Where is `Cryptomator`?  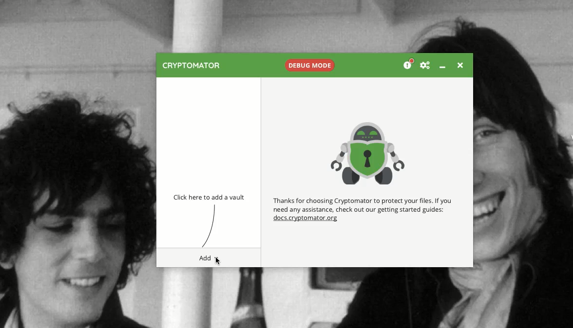
Cryptomator is located at coordinates (191, 66).